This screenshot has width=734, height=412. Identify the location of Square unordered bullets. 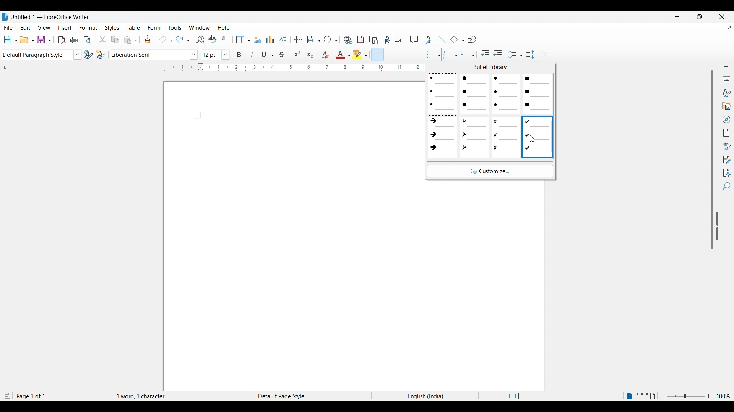
(538, 94).